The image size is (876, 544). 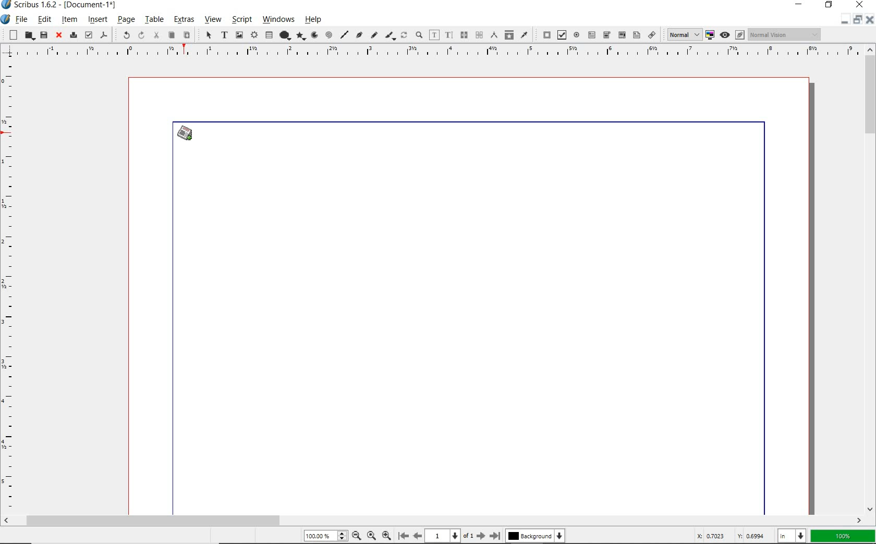 What do you see at coordinates (45, 20) in the screenshot?
I see `edit` at bounding box center [45, 20].